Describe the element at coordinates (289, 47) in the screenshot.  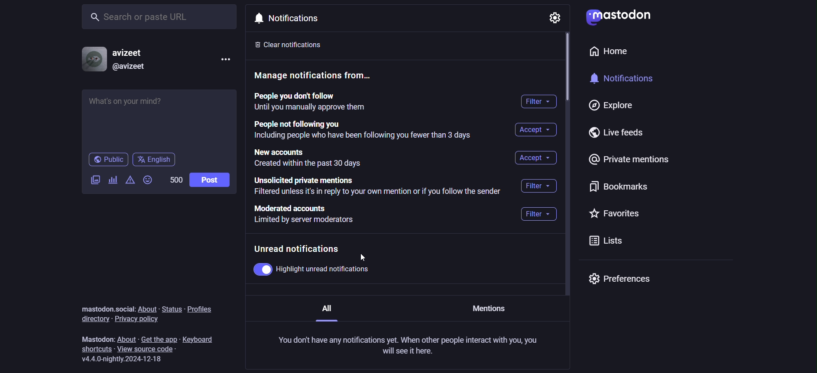
I see `clear notification` at that location.